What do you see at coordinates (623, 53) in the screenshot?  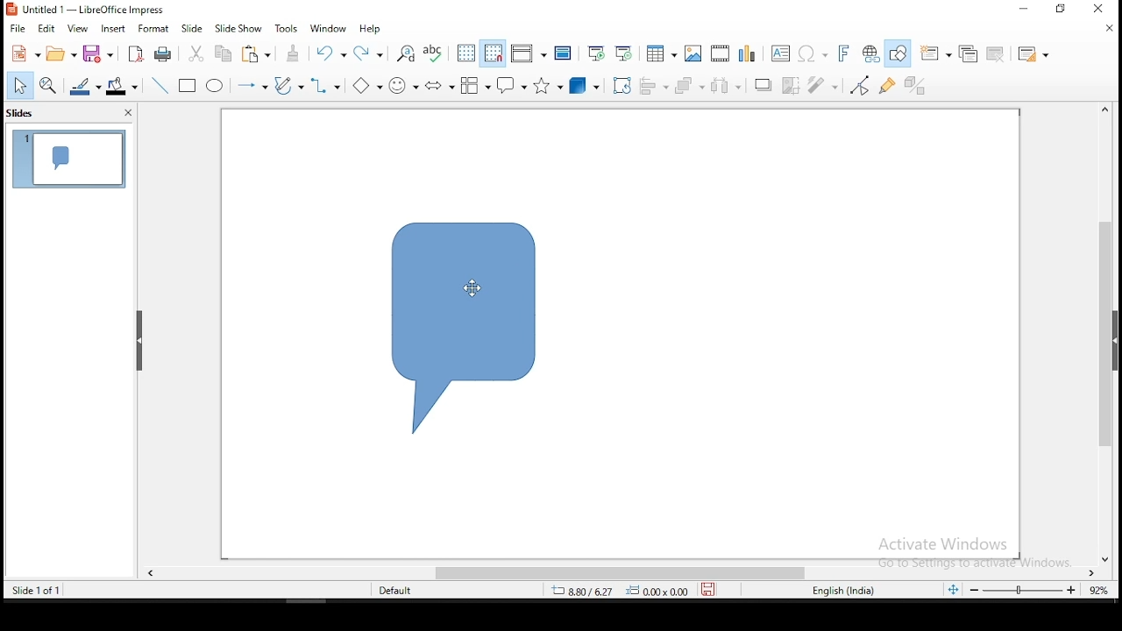 I see `start from current slide` at bounding box center [623, 53].